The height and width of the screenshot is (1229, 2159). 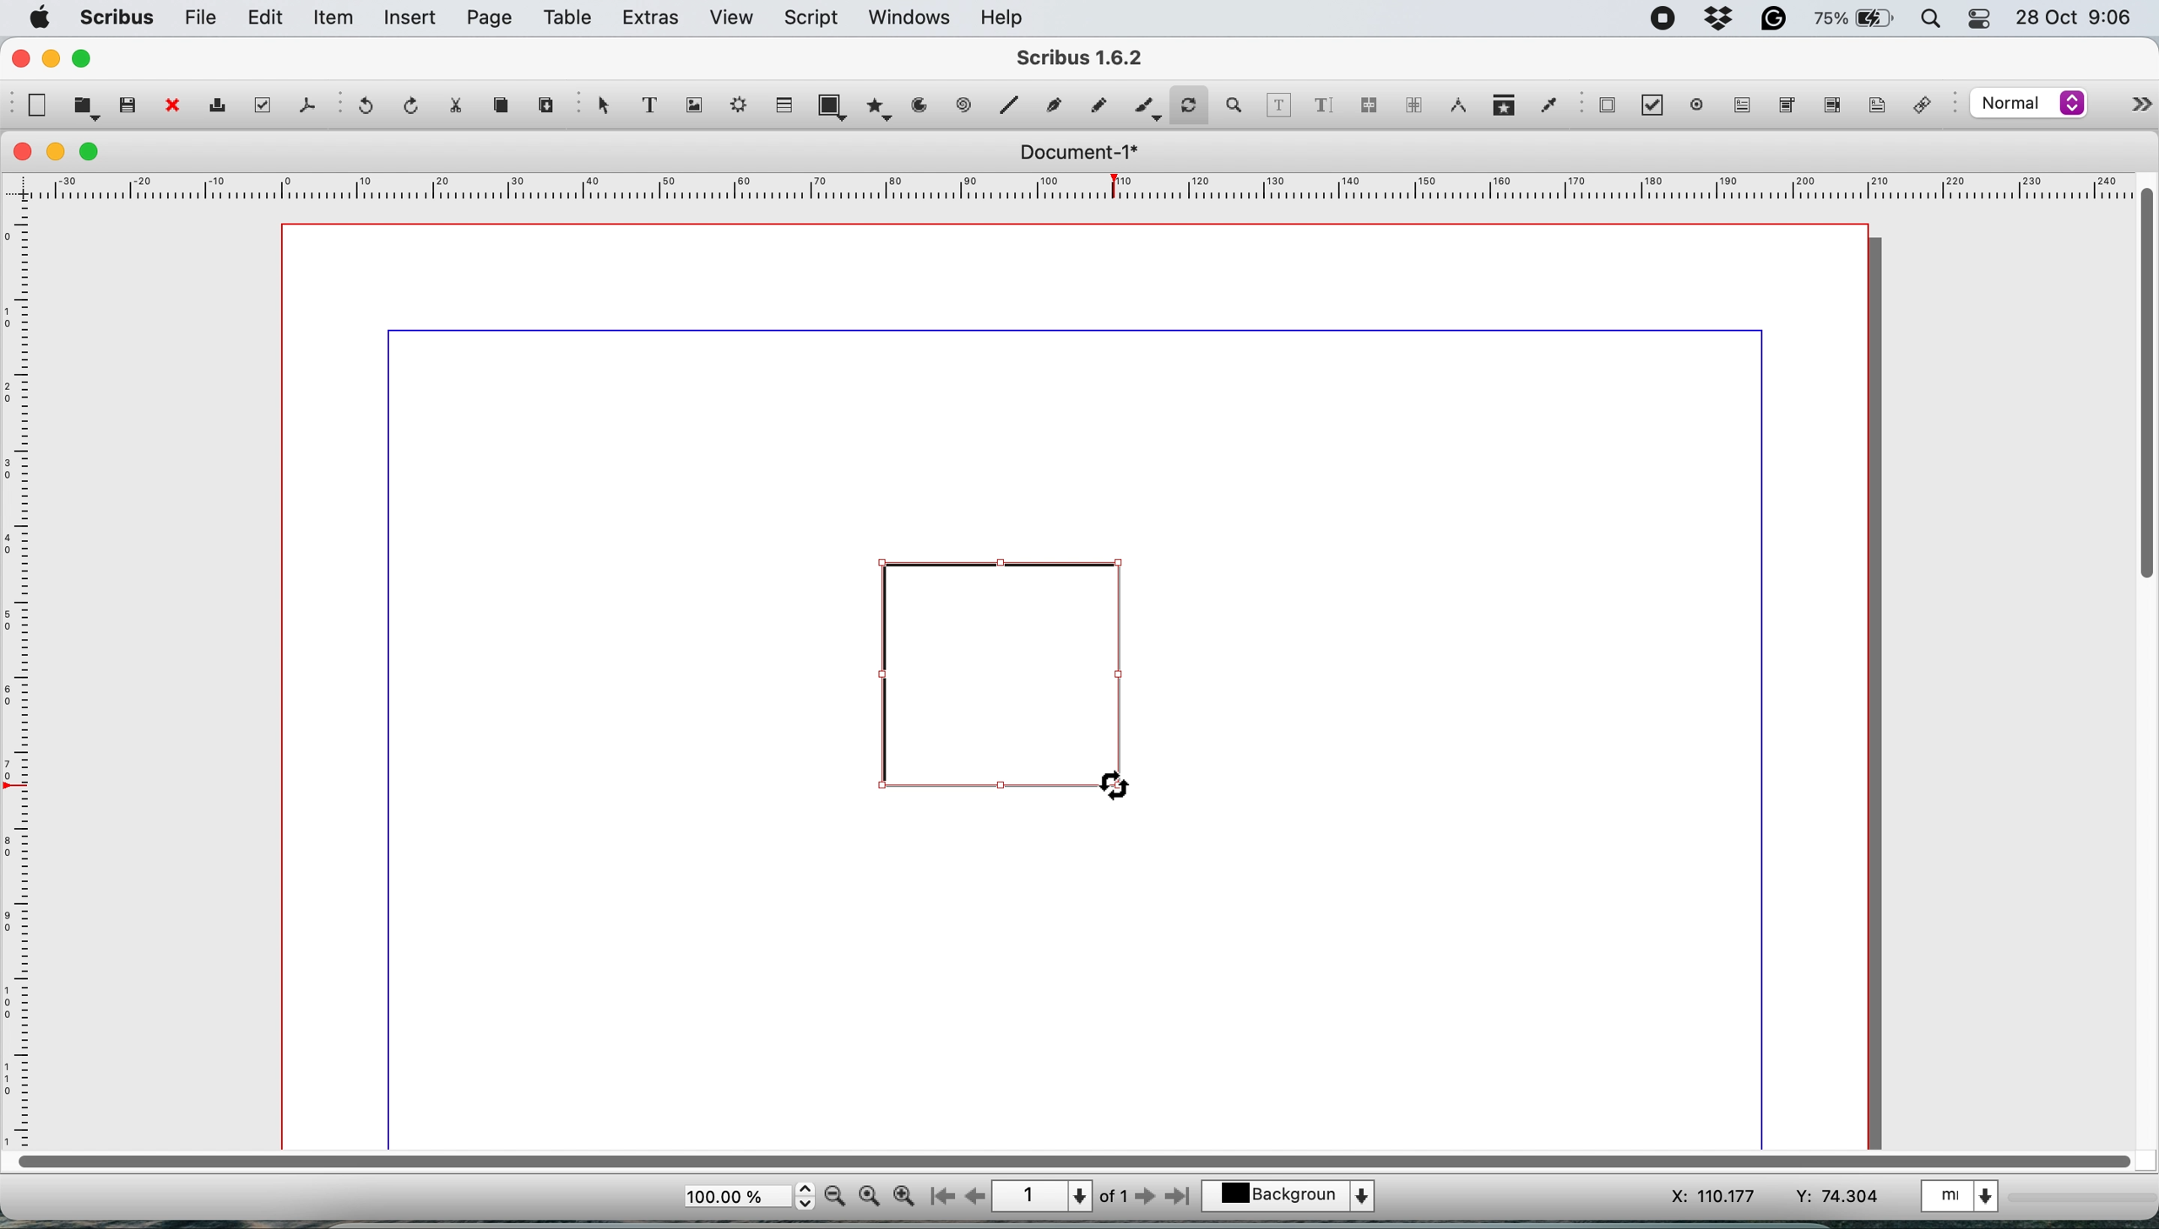 I want to click on text frame, so click(x=658, y=107).